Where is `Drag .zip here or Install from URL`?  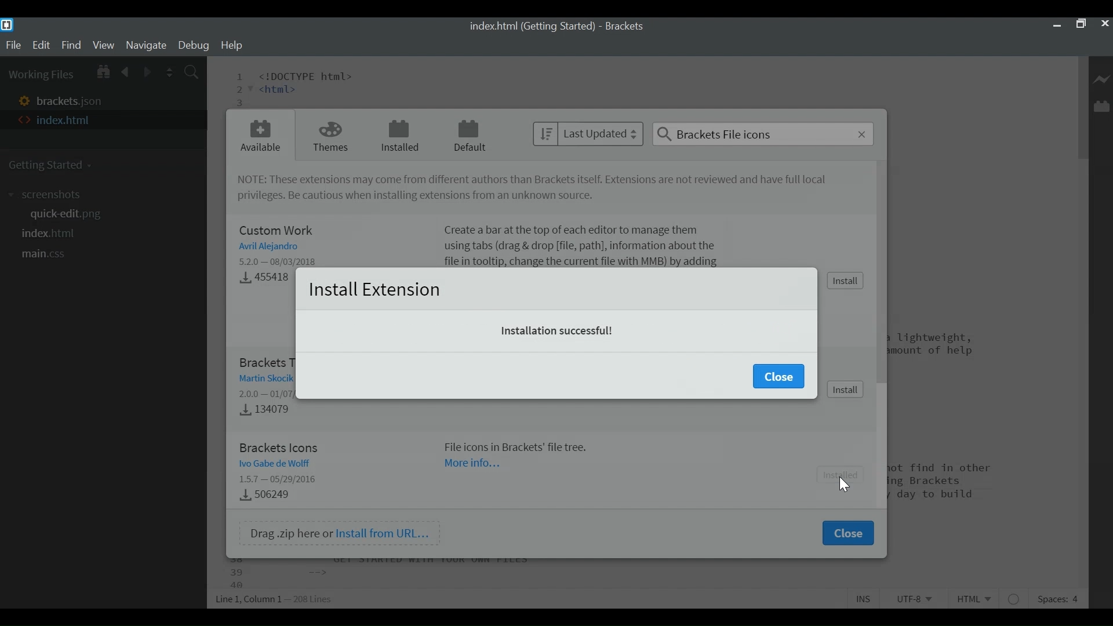
Drag .zip here or Install from URL is located at coordinates (340, 533).